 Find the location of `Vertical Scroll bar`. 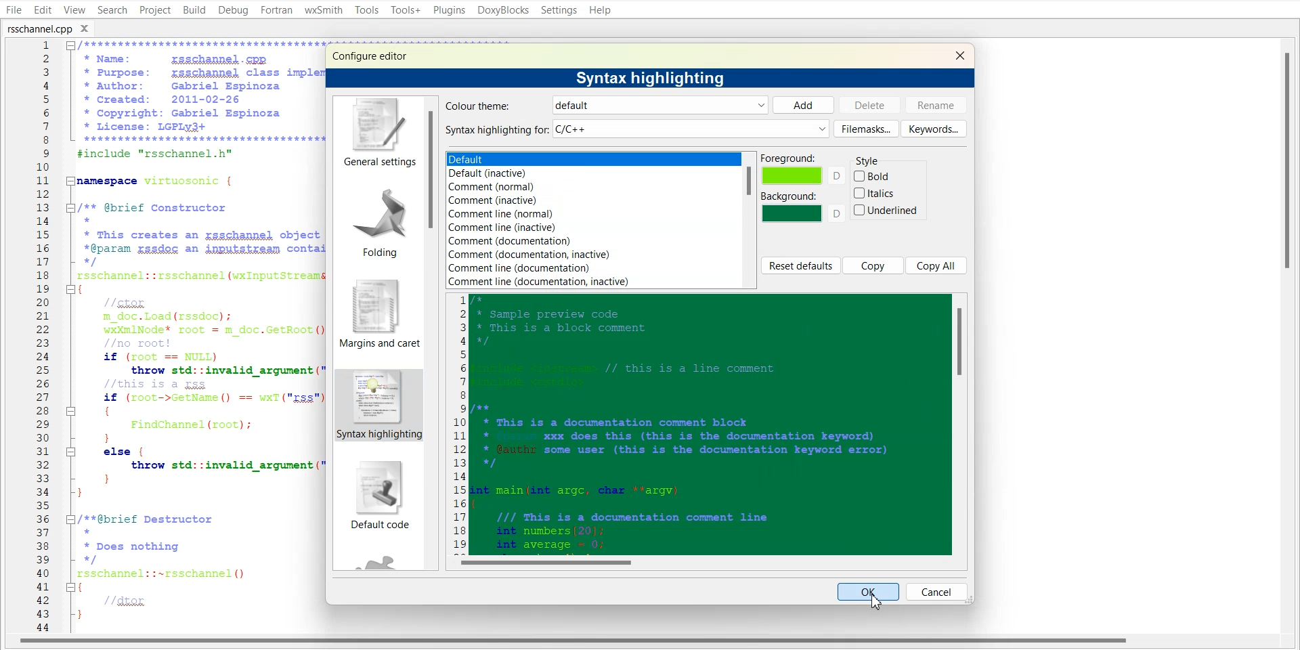

Vertical Scroll bar is located at coordinates (1292, 336).